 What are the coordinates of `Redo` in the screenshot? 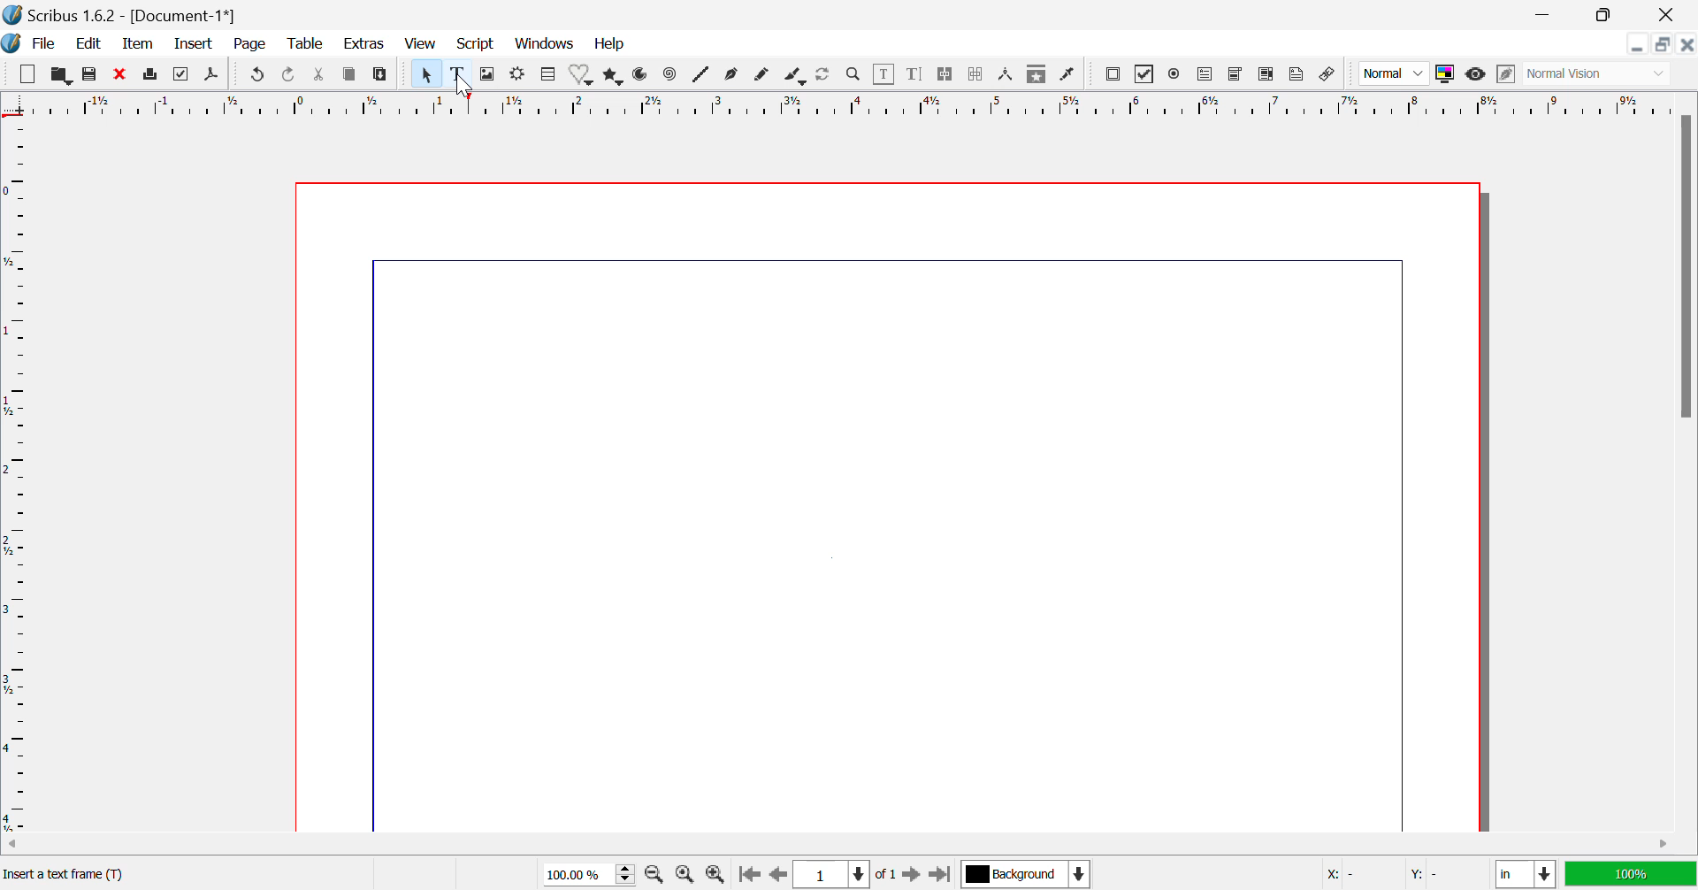 It's located at (288, 76).